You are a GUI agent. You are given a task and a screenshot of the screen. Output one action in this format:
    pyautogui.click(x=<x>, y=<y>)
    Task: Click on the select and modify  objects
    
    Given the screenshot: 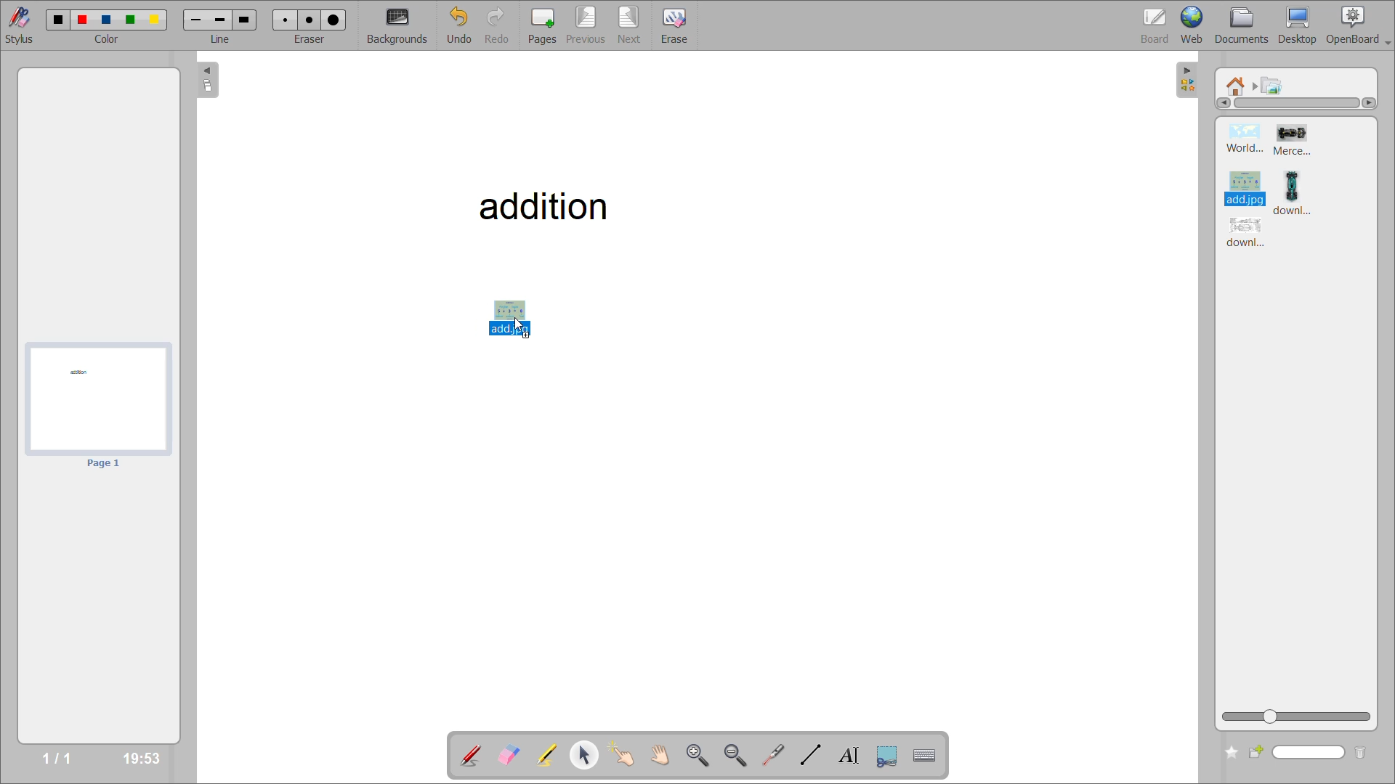 What is the action you would take?
    pyautogui.click(x=588, y=756)
    